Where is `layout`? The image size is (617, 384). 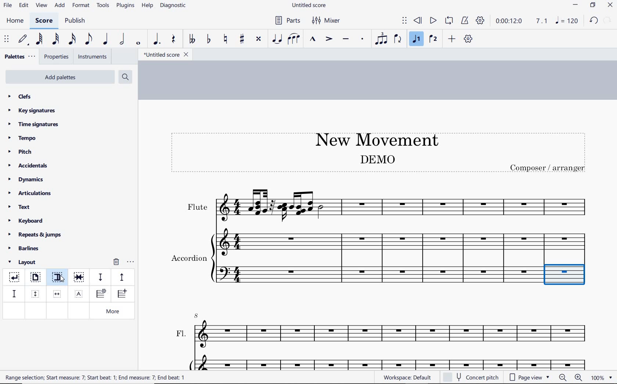 layout is located at coordinates (24, 262).